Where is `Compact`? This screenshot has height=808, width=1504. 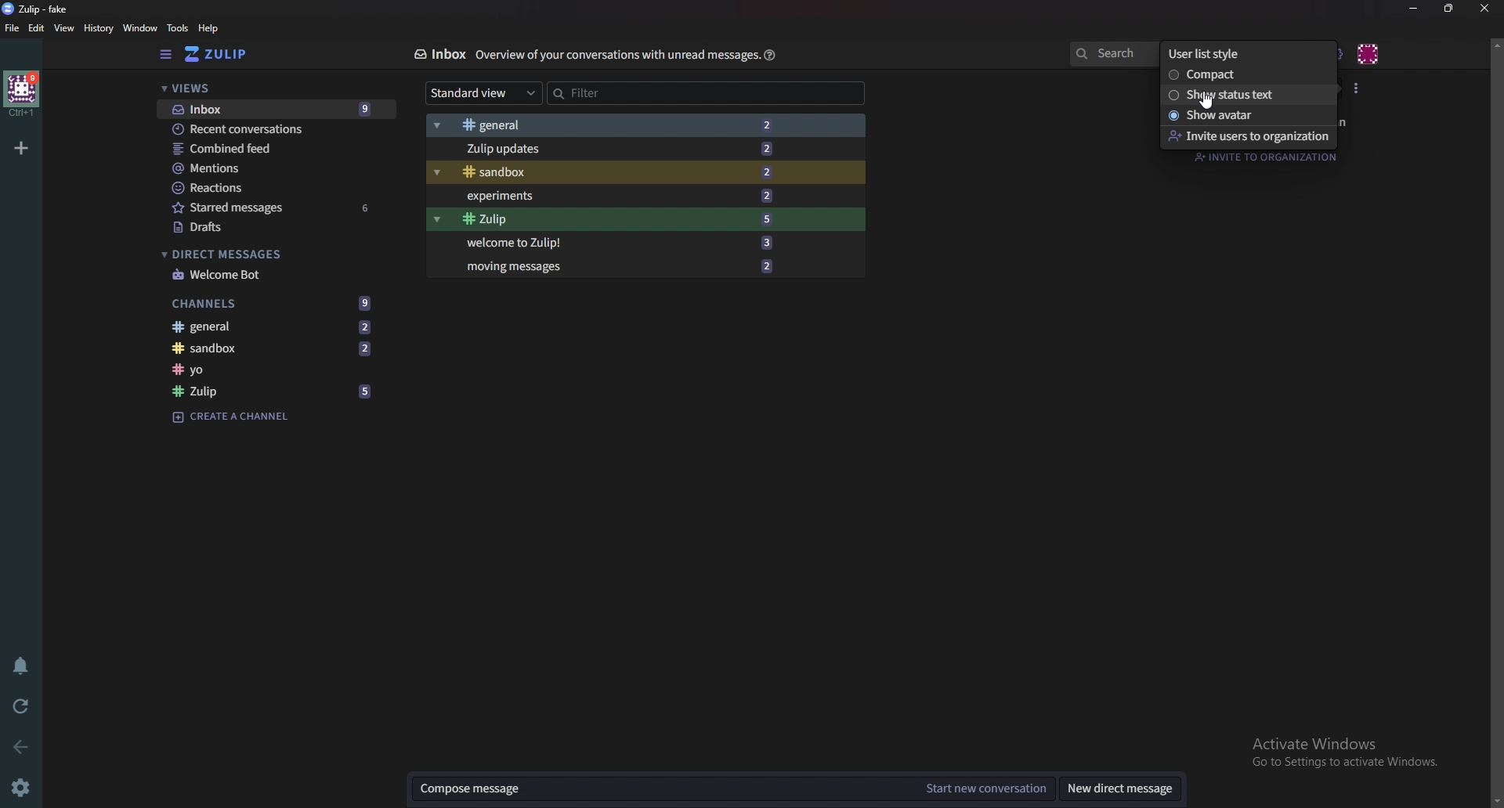 Compact is located at coordinates (1226, 74).